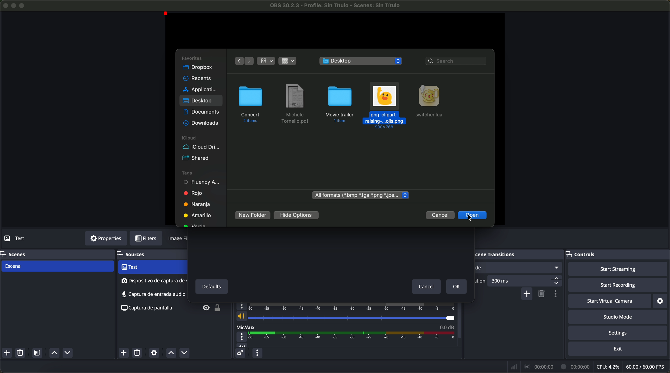 This screenshot has height=373, width=670. What do you see at coordinates (294, 104) in the screenshot?
I see `file` at bounding box center [294, 104].